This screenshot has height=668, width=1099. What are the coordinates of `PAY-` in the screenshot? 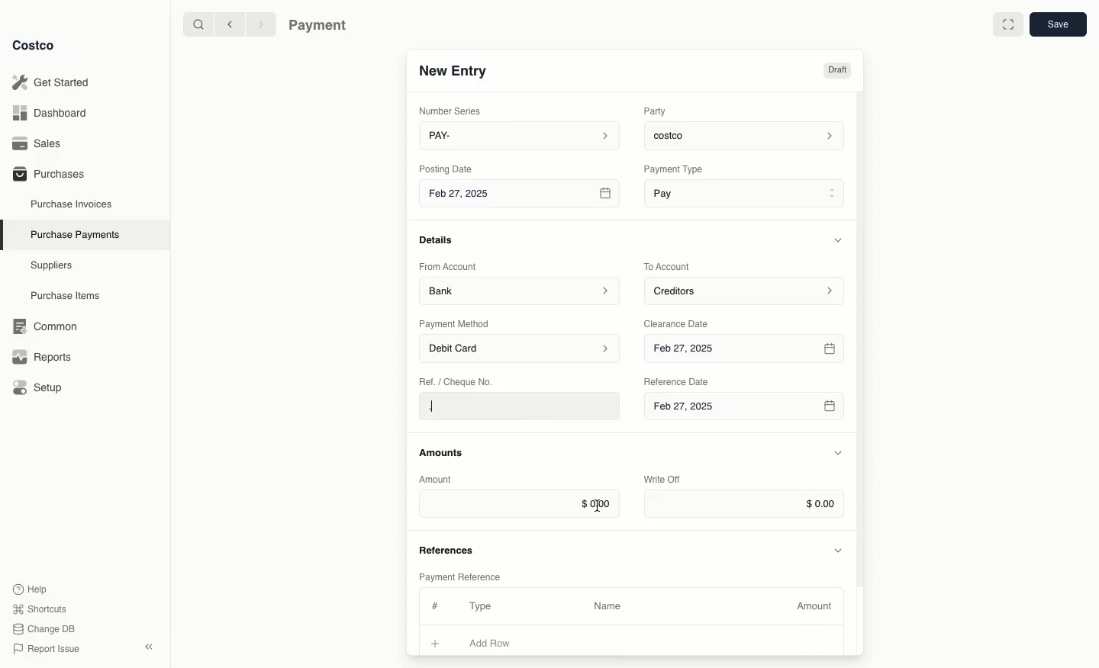 It's located at (520, 135).